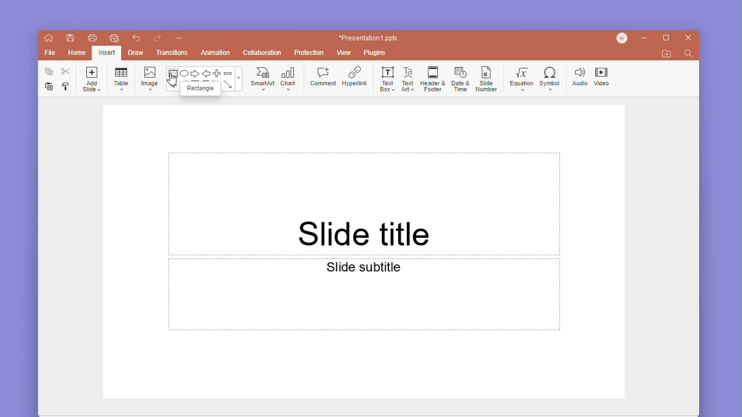  What do you see at coordinates (241, 78) in the screenshot?
I see `moreshapes` at bounding box center [241, 78].